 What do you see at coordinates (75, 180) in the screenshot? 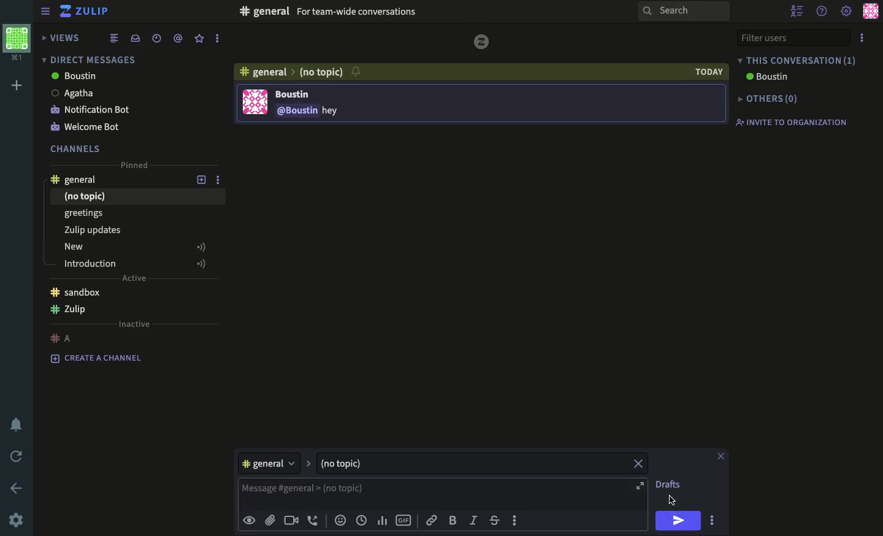
I see `general` at bounding box center [75, 180].